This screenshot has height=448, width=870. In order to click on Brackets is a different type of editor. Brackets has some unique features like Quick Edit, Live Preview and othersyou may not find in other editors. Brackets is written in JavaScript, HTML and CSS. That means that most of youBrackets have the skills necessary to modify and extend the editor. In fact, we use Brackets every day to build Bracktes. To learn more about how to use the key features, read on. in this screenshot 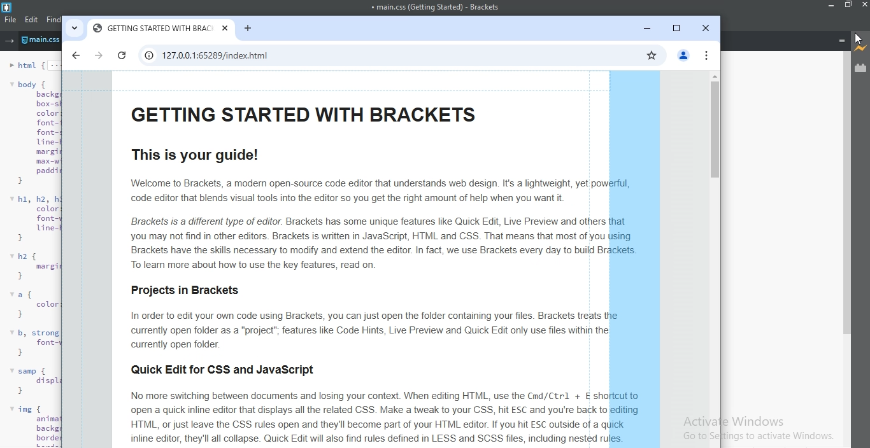, I will do `click(383, 243)`.